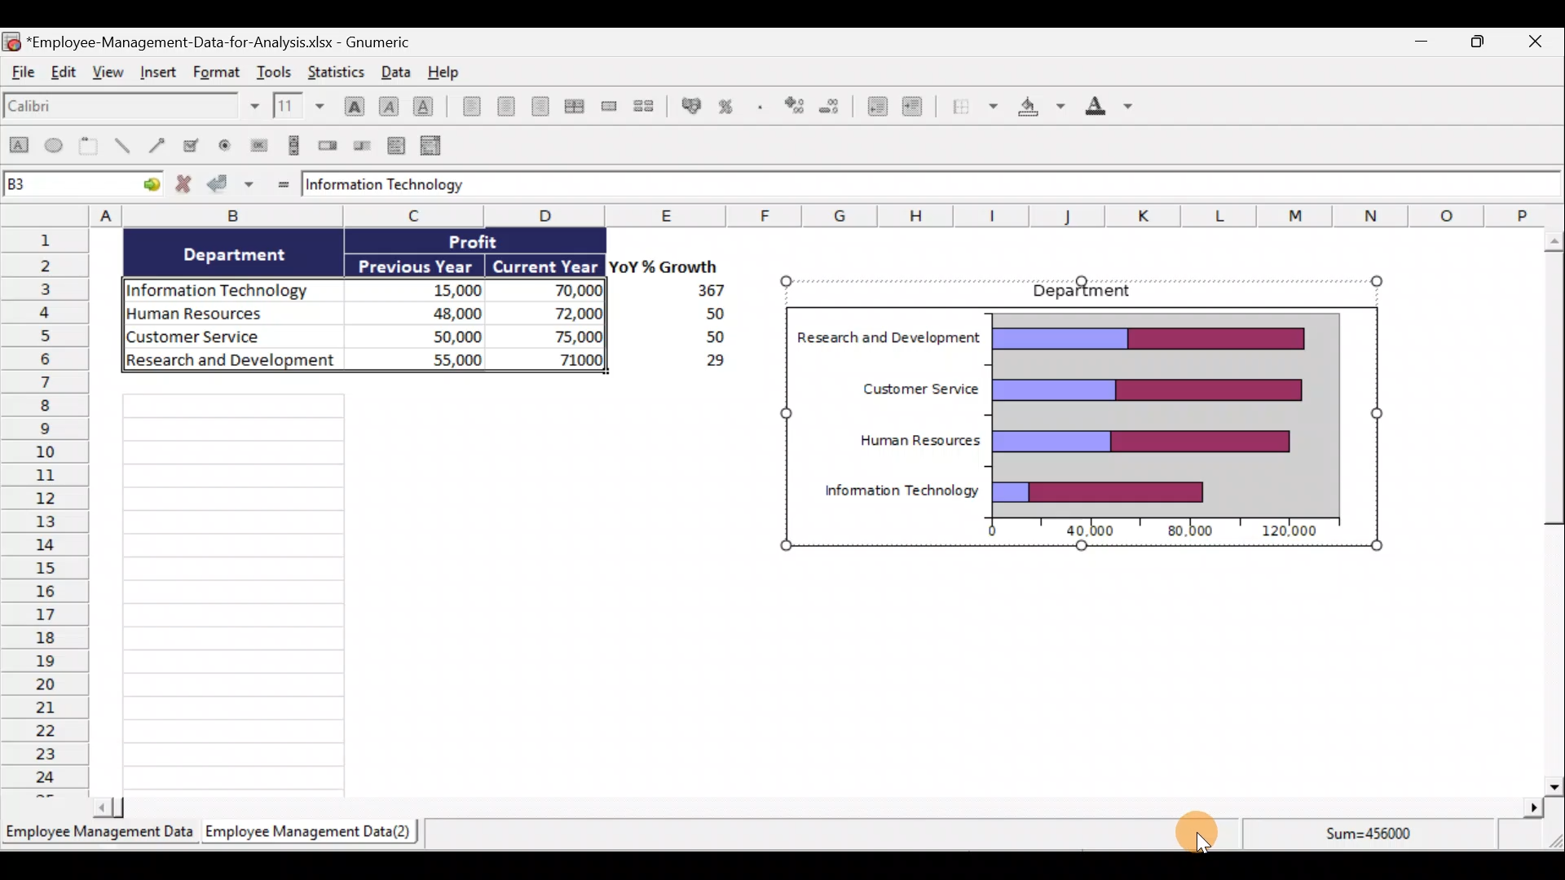 The height and width of the screenshot is (880, 1565). What do you see at coordinates (283, 183) in the screenshot?
I see `Enter formula` at bounding box center [283, 183].